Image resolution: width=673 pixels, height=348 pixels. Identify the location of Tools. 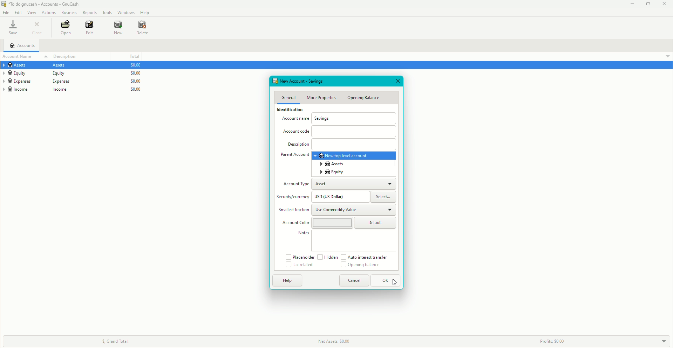
(107, 13).